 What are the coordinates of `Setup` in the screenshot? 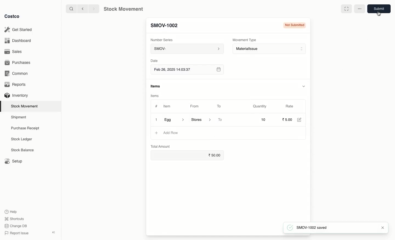 It's located at (13, 161).